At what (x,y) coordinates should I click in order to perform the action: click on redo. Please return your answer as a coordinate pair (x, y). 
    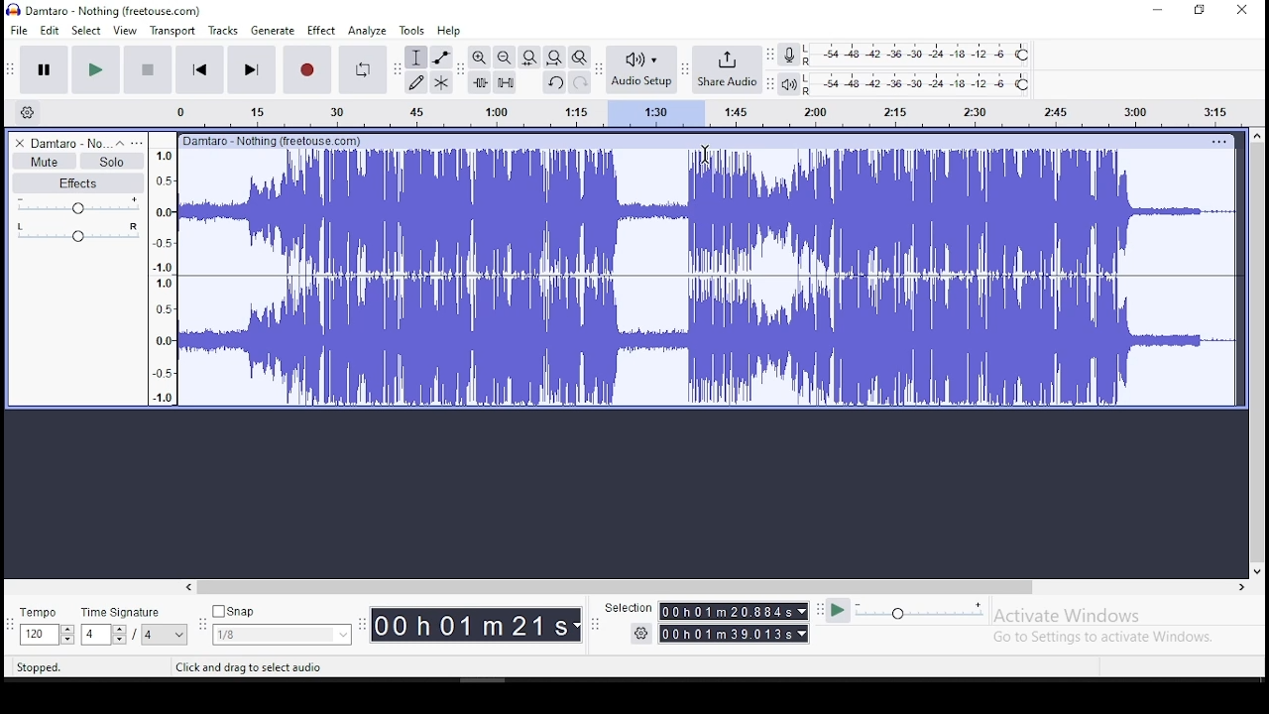
    Looking at the image, I should click on (580, 81).